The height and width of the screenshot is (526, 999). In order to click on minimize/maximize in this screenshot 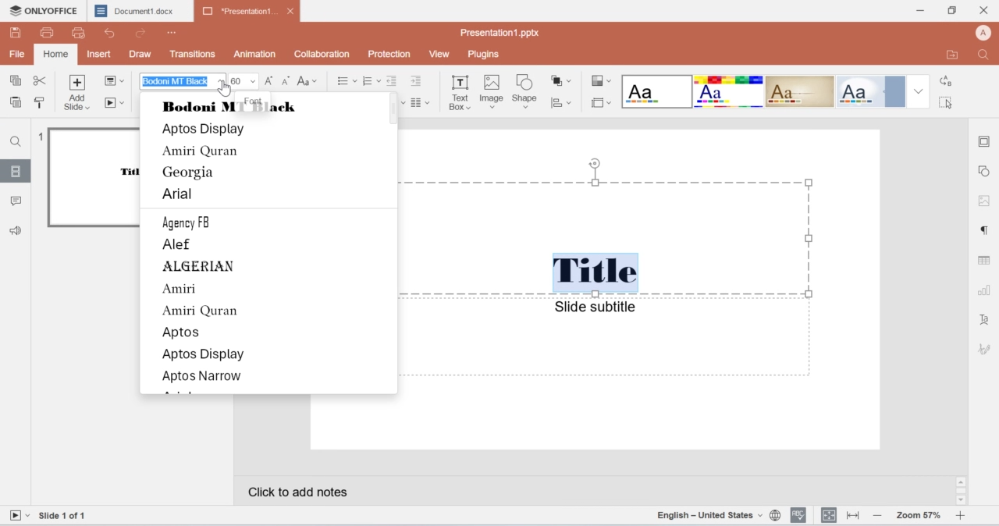, I will do `click(951, 11)`.